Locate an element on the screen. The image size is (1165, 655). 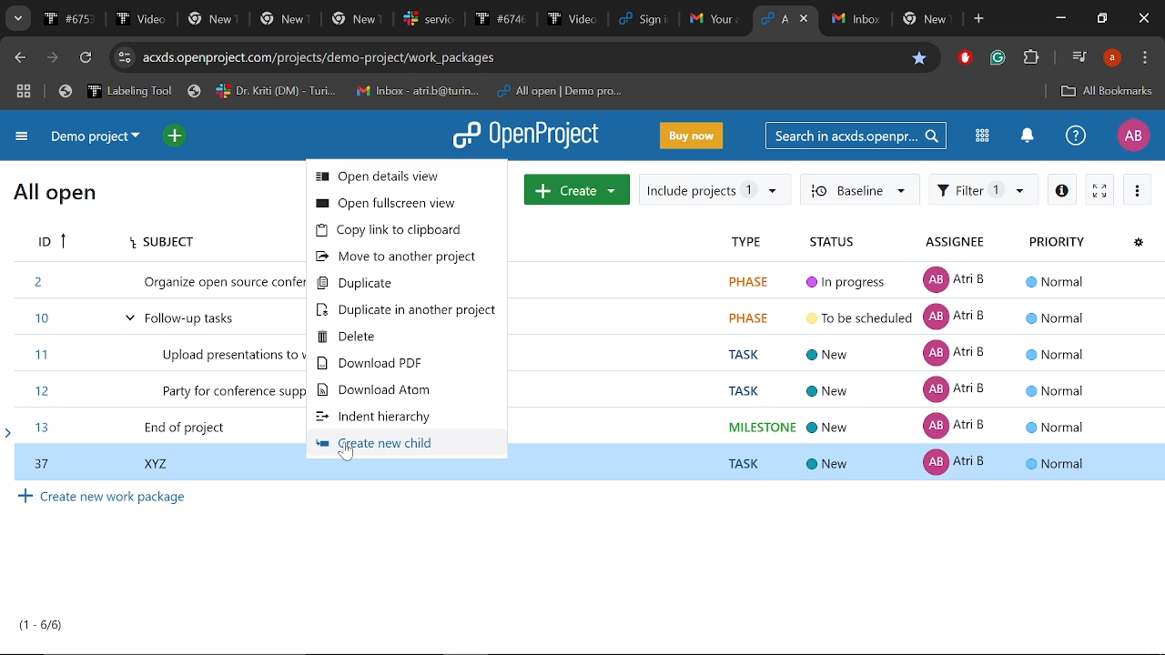
Open quick add menu is located at coordinates (177, 136).